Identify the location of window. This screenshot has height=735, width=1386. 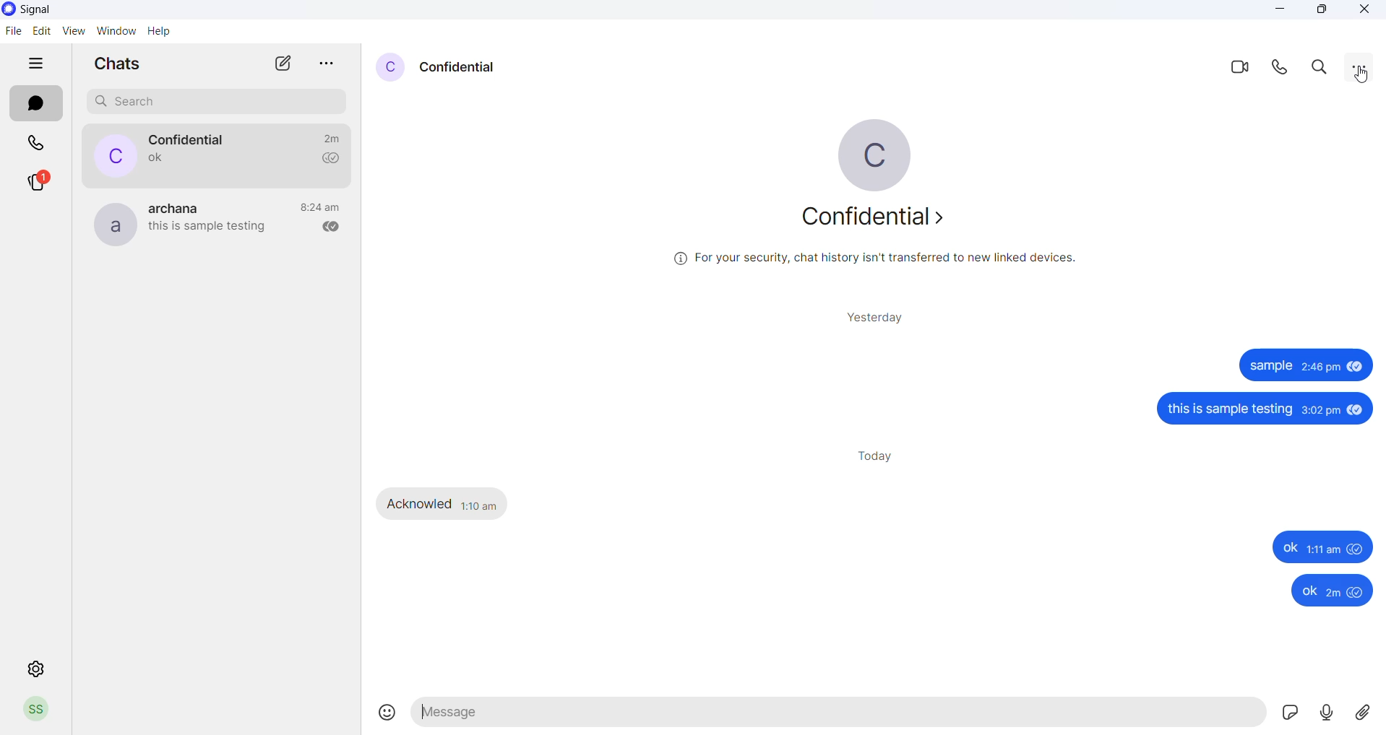
(116, 30).